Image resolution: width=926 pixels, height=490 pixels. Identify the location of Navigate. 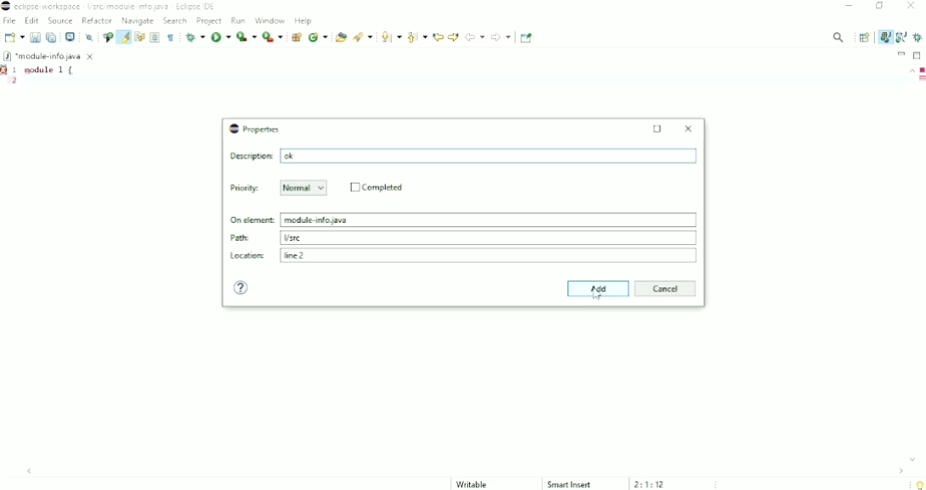
(138, 21).